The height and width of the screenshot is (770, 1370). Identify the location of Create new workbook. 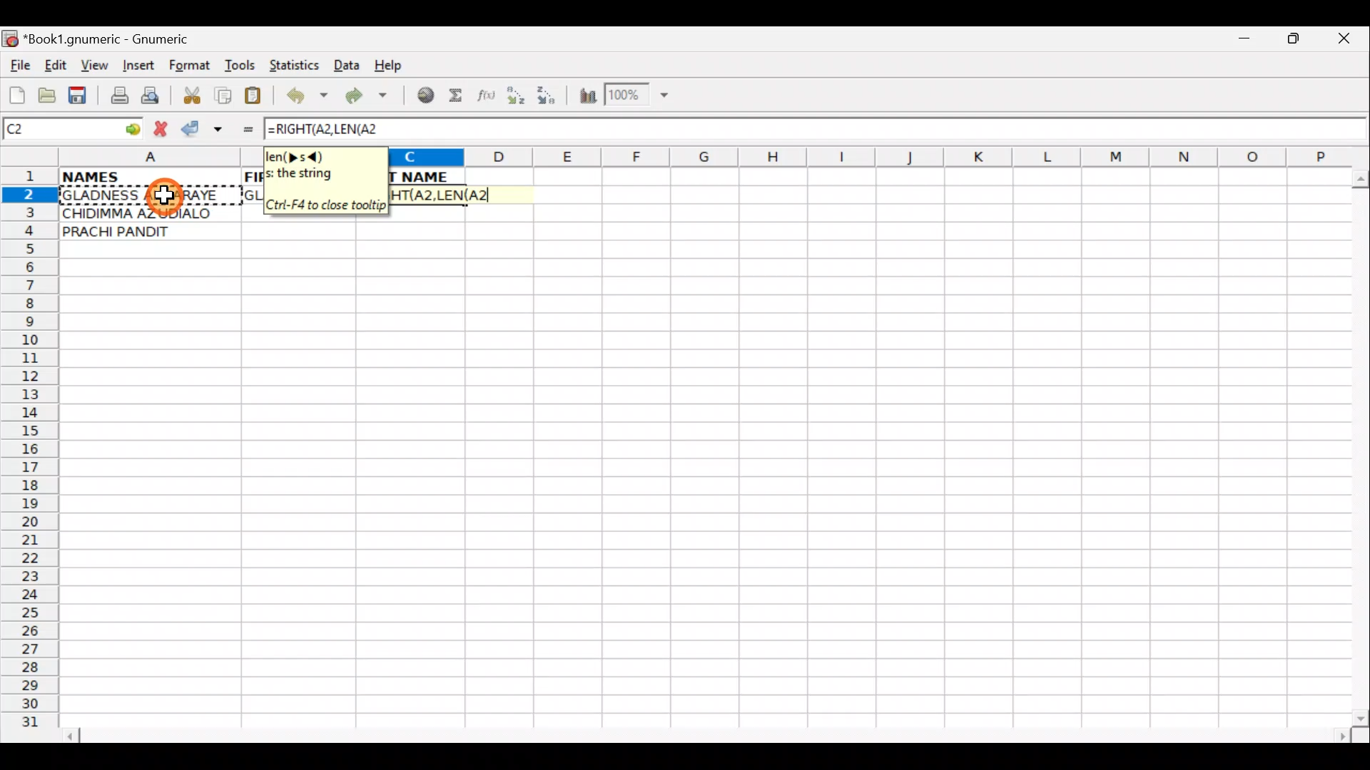
(16, 93).